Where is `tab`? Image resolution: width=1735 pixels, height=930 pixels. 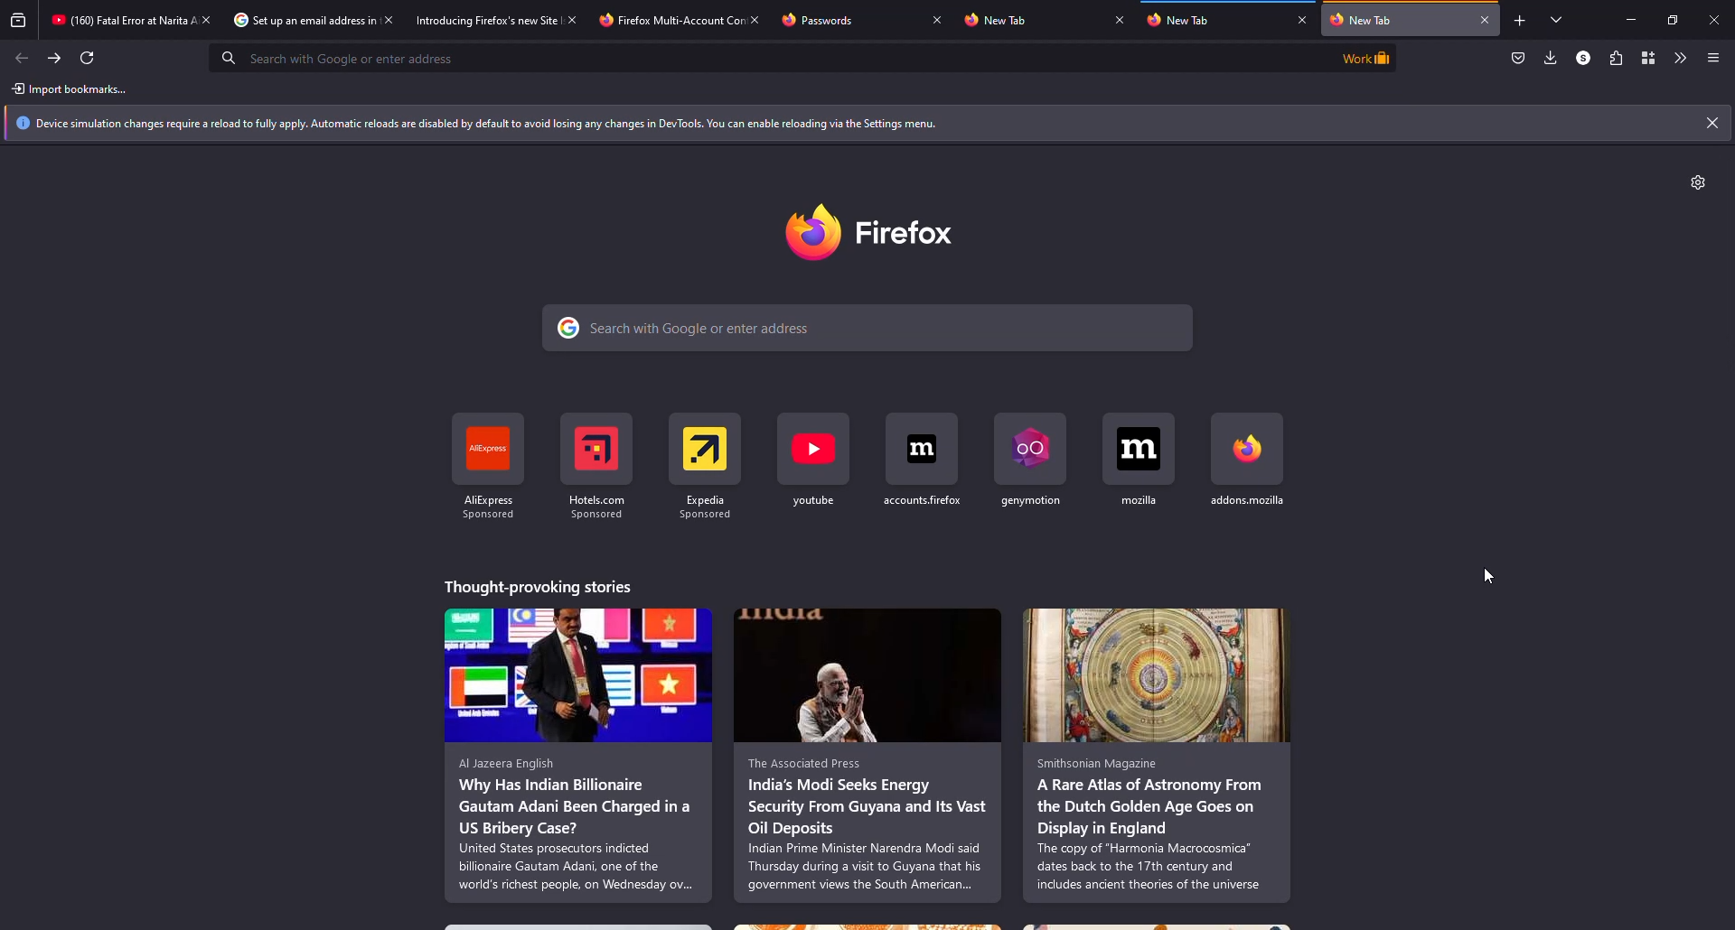
tab is located at coordinates (1186, 22).